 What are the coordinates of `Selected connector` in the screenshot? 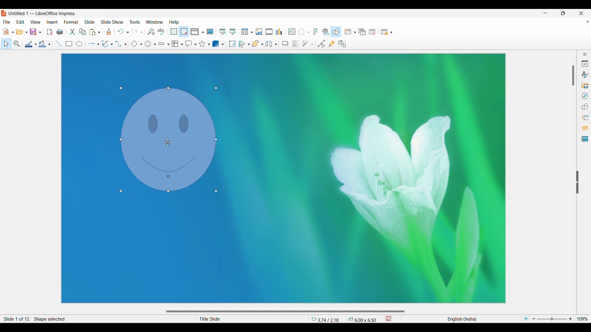 It's located at (119, 44).